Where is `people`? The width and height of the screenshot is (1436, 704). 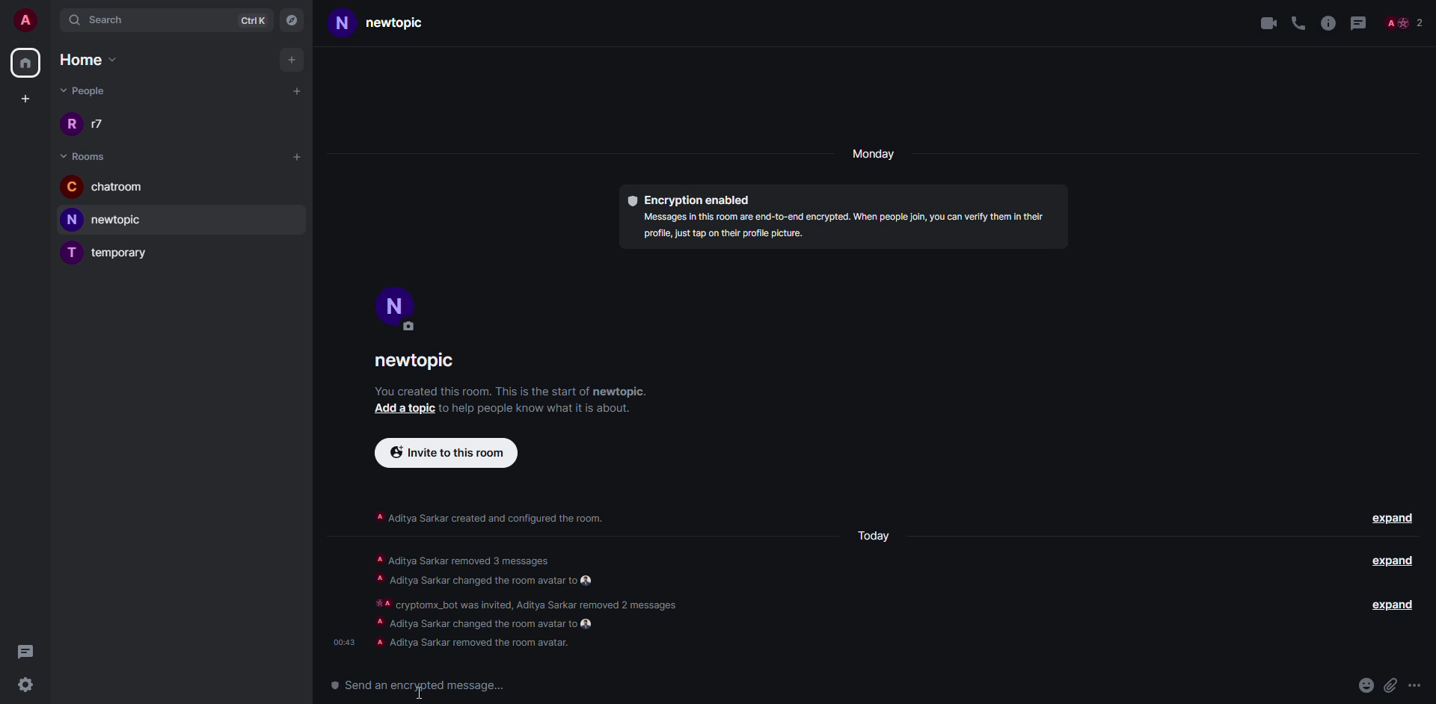
people is located at coordinates (1403, 24).